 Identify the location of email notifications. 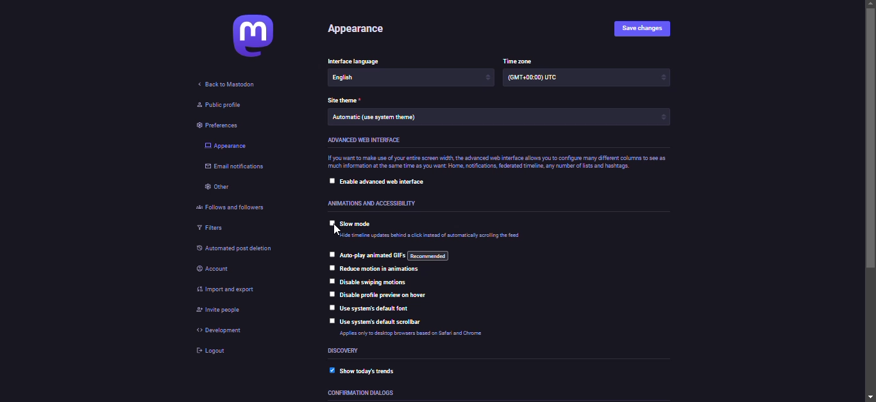
(236, 168).